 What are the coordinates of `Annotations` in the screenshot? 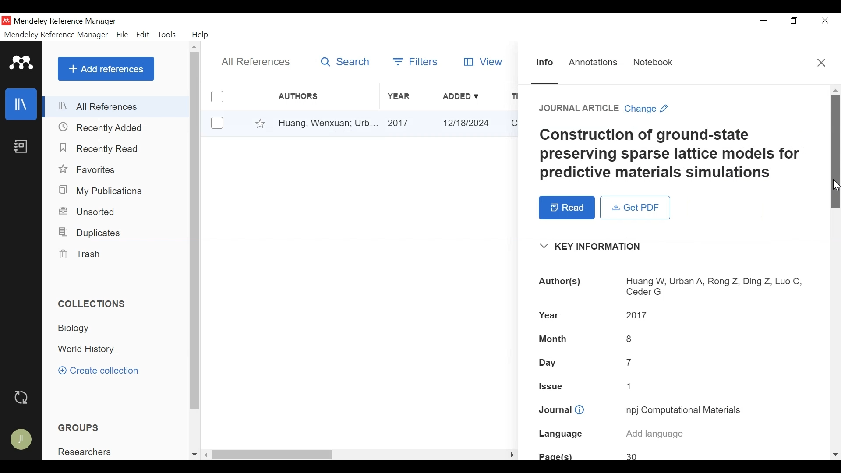 It's located at (593, 62).